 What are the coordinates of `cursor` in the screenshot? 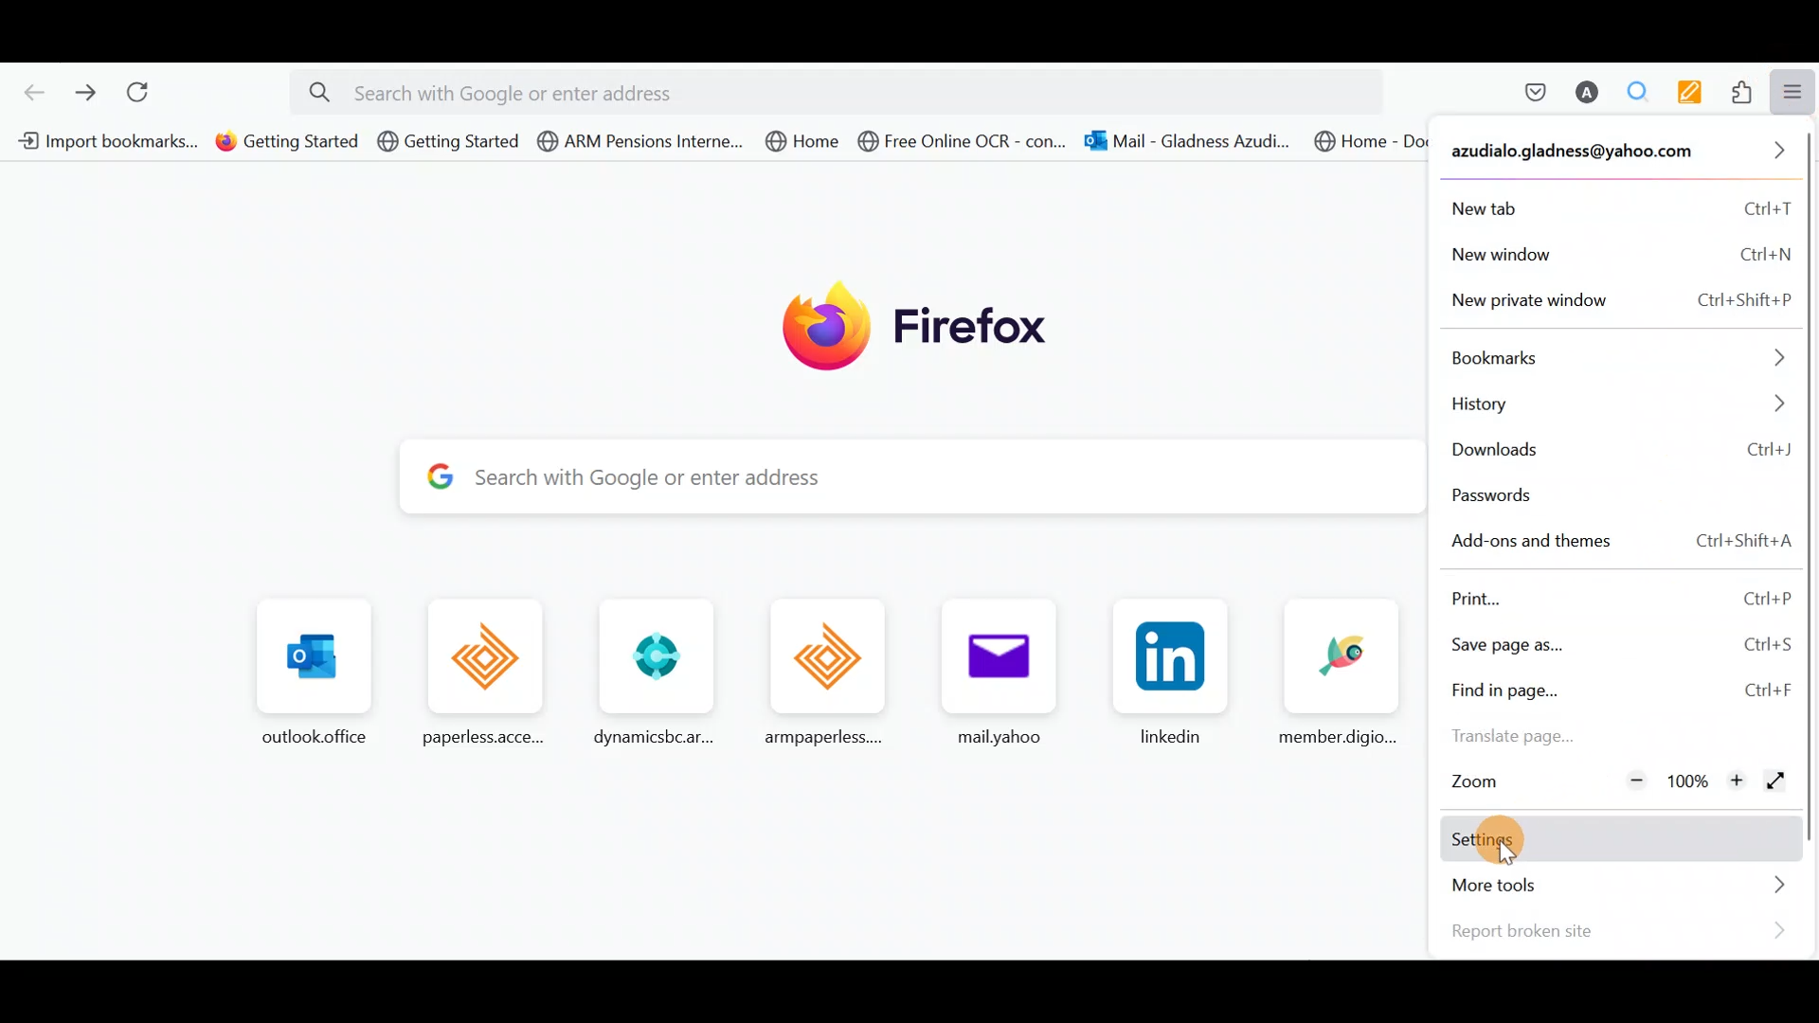 It's located at (1497, 858).